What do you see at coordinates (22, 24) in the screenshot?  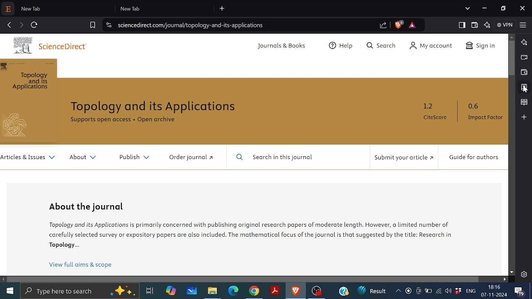 I see `Go to next page` at bounding box center [22, 24].